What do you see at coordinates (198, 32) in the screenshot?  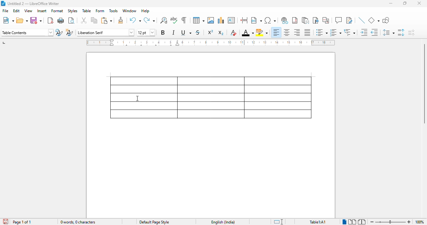 I see `strikethrough` at bounding box center [198, 32].